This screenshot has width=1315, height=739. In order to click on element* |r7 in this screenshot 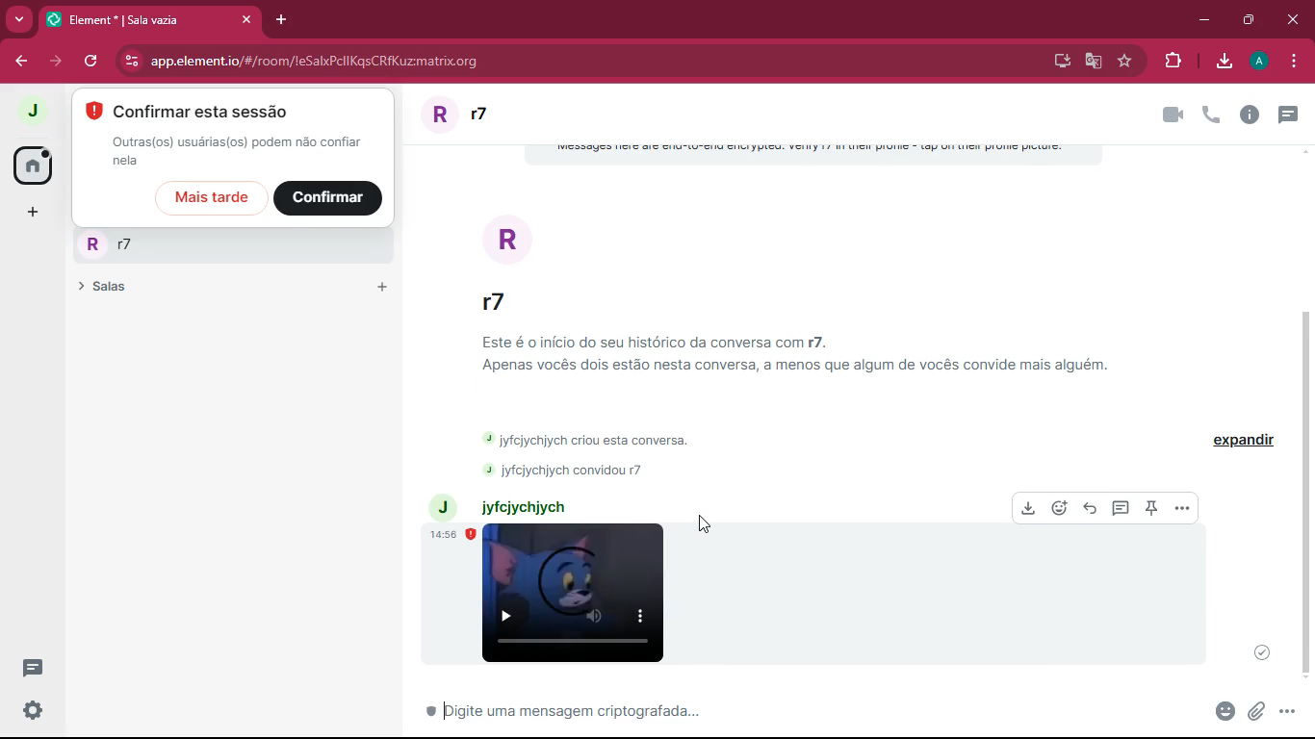, I will do `click(148, 17)`.